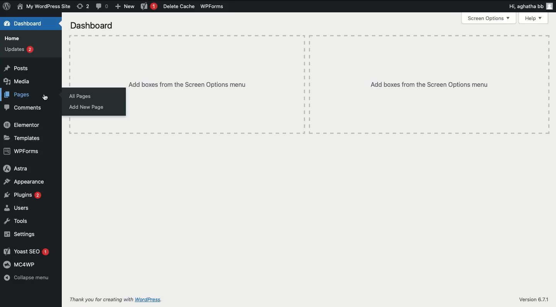 The image size is (556, 307). I want to click on Home, so click(12, 39).